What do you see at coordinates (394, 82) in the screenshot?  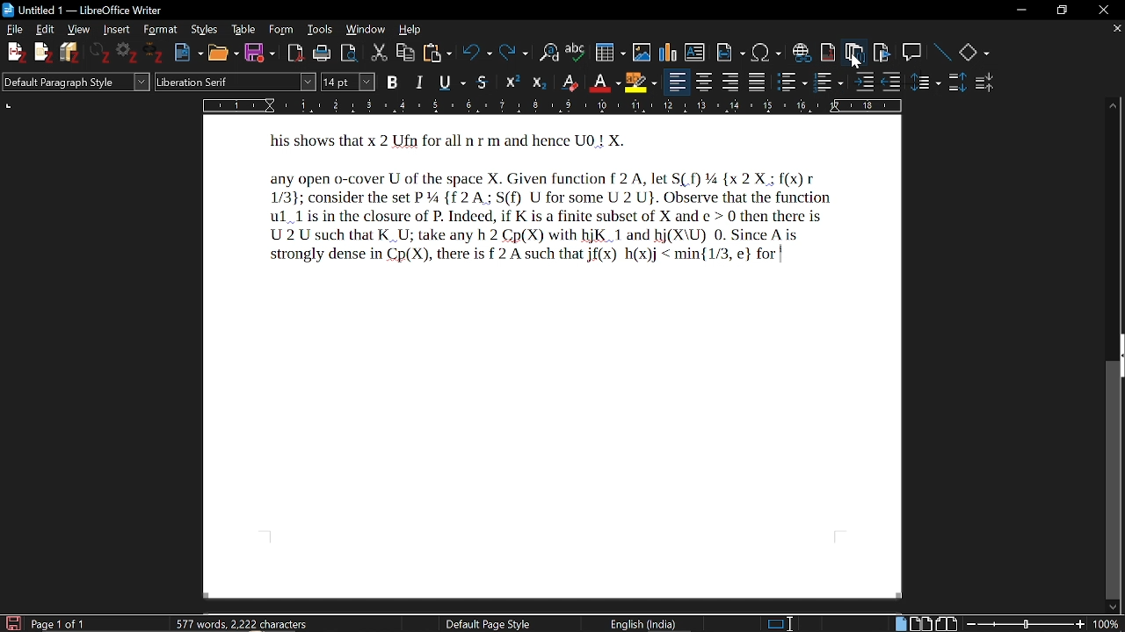 I see `Bold` at bounding box center [394, 82].